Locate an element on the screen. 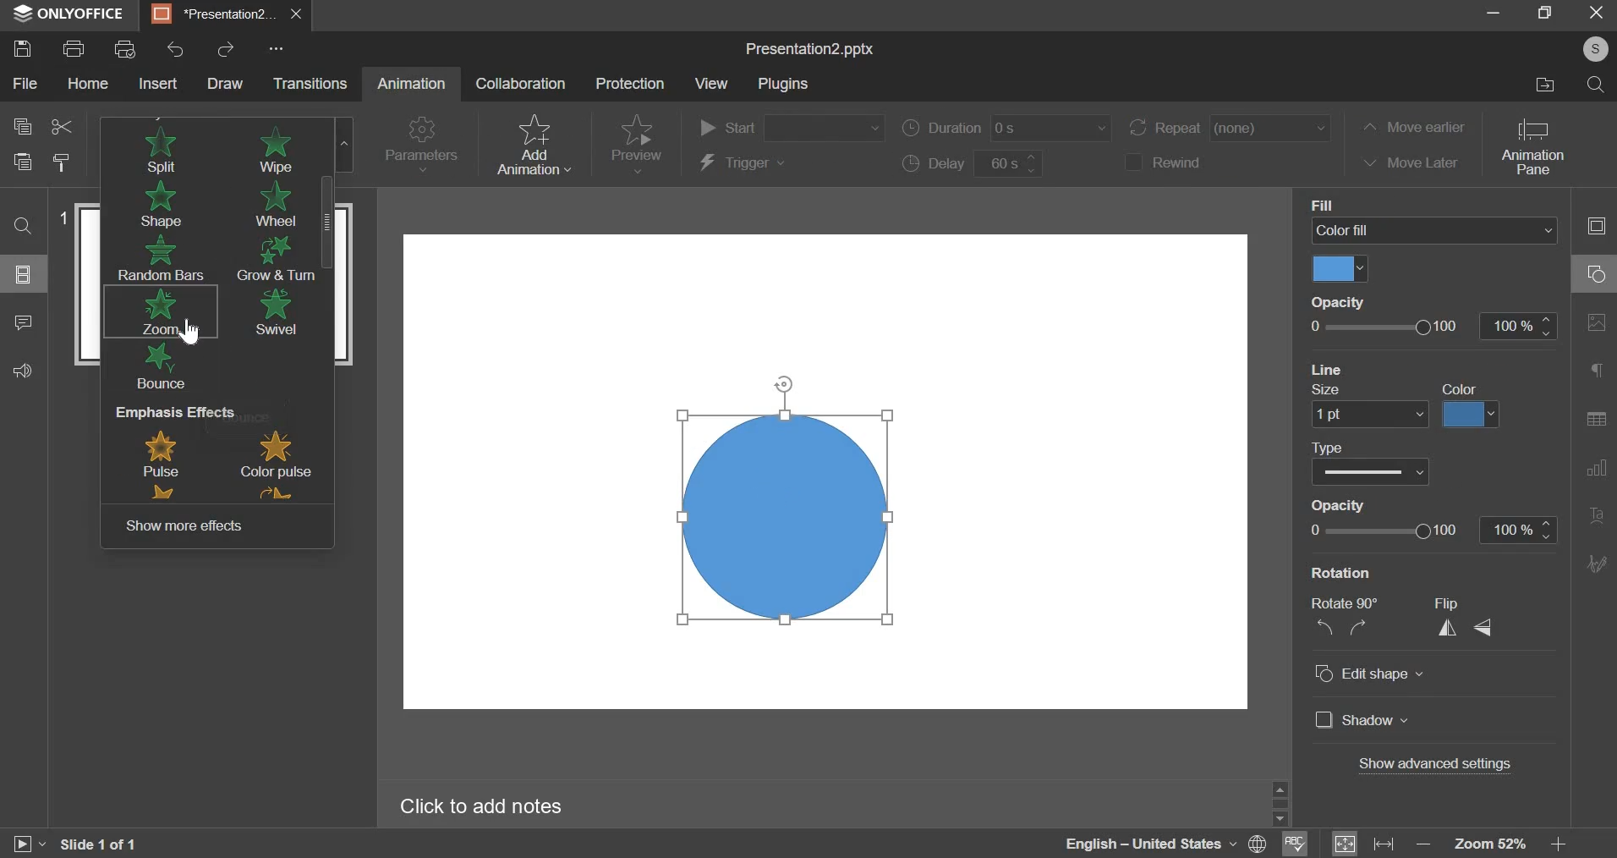  print preview is located at coordinates (127, 49).